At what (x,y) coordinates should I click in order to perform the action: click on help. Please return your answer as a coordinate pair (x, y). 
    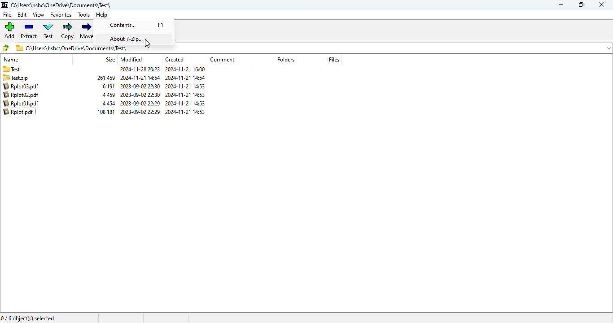
    Looking at the image, I should click on (102, 15).